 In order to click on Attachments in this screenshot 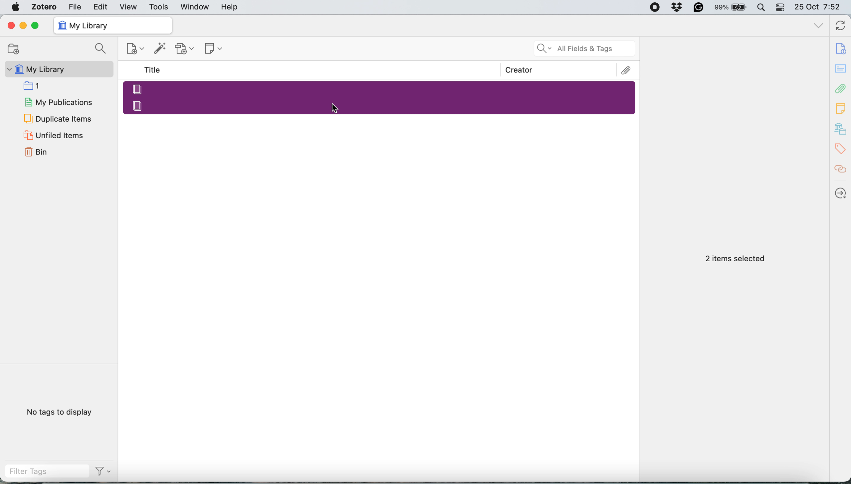, I will do `click(627, 70)`.